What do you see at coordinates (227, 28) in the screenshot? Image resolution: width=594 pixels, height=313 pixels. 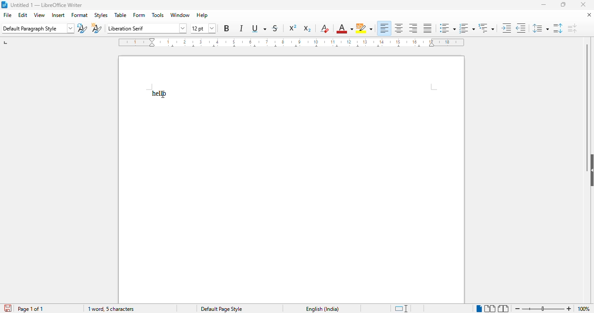 I see `bold` at bounding box center [227, 28].